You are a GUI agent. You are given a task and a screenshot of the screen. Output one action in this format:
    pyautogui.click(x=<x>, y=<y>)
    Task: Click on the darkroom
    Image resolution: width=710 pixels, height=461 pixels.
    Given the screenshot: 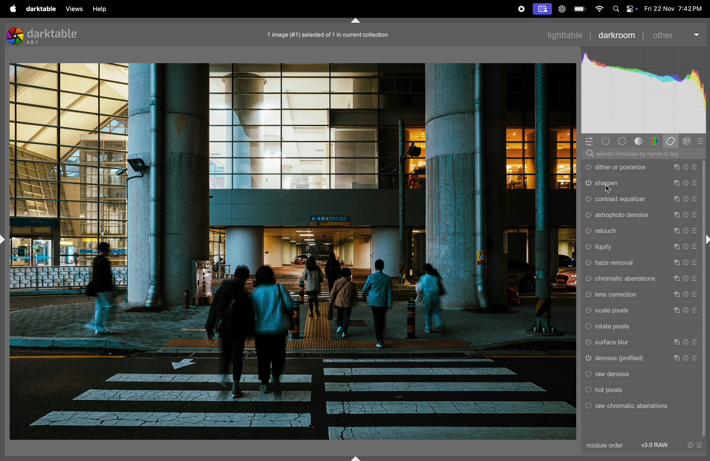 What is the action you would take?
    pyautogui.click(x=618, y=35)
    